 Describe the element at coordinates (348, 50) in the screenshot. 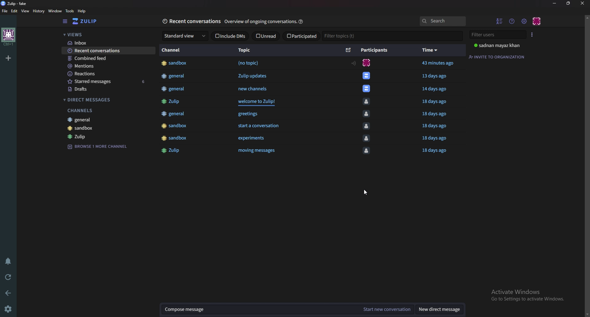

I see `Sort by unread message count` at that location.